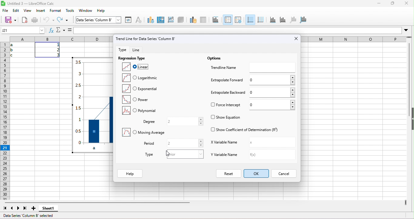  What do you see at coordinates (377, 4) in the screenshot?
I see `minimize` at bounding box center [377, 4].